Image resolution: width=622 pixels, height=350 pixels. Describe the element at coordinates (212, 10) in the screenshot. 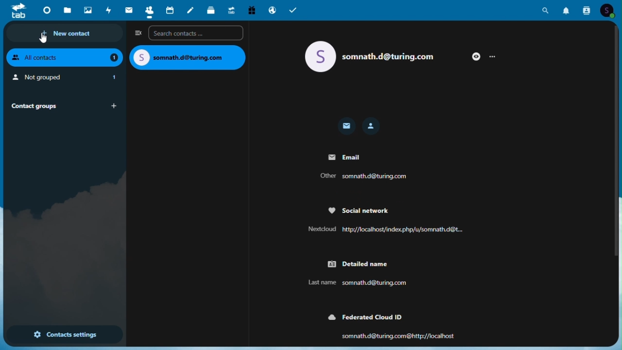

I see `Deck` at that location.